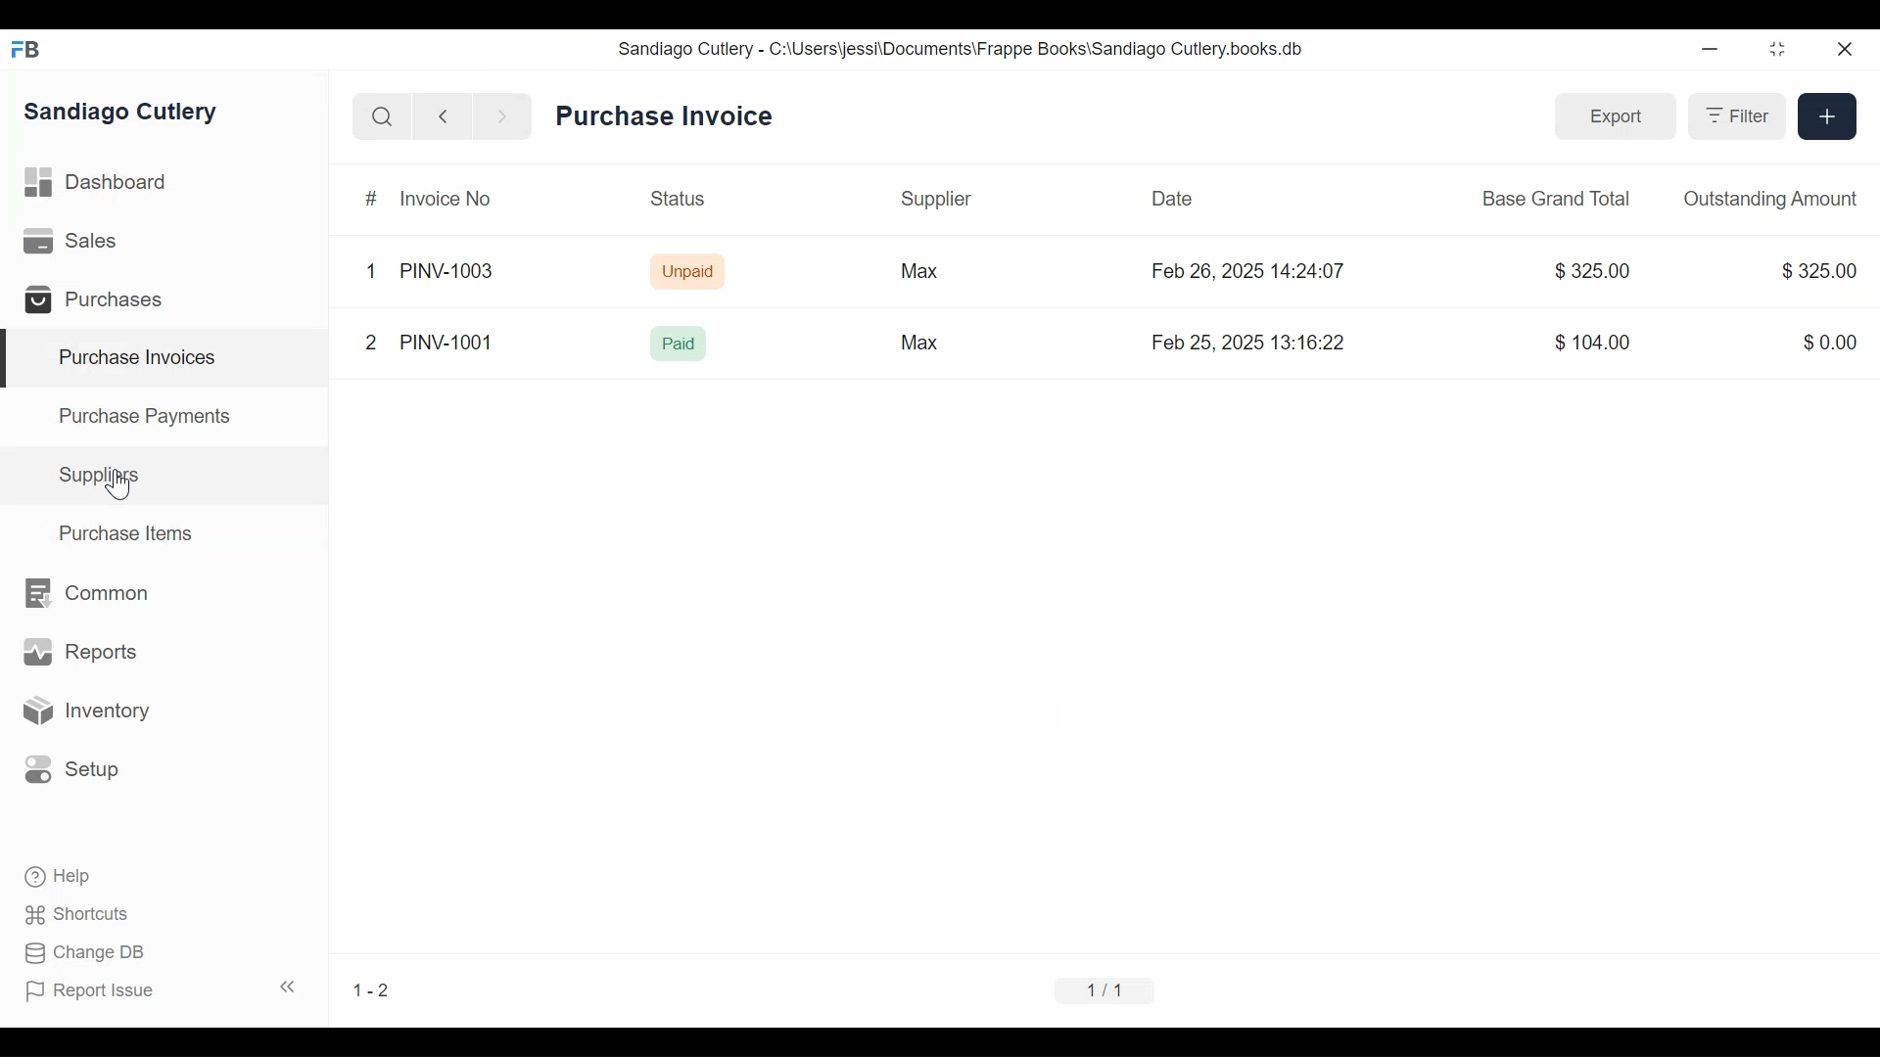 Image resolution: width=1880 pixels, height=1057 pixels. Describe the element at coordinates (125, 530) in the screenshot. I see `Purchase items` at that location.